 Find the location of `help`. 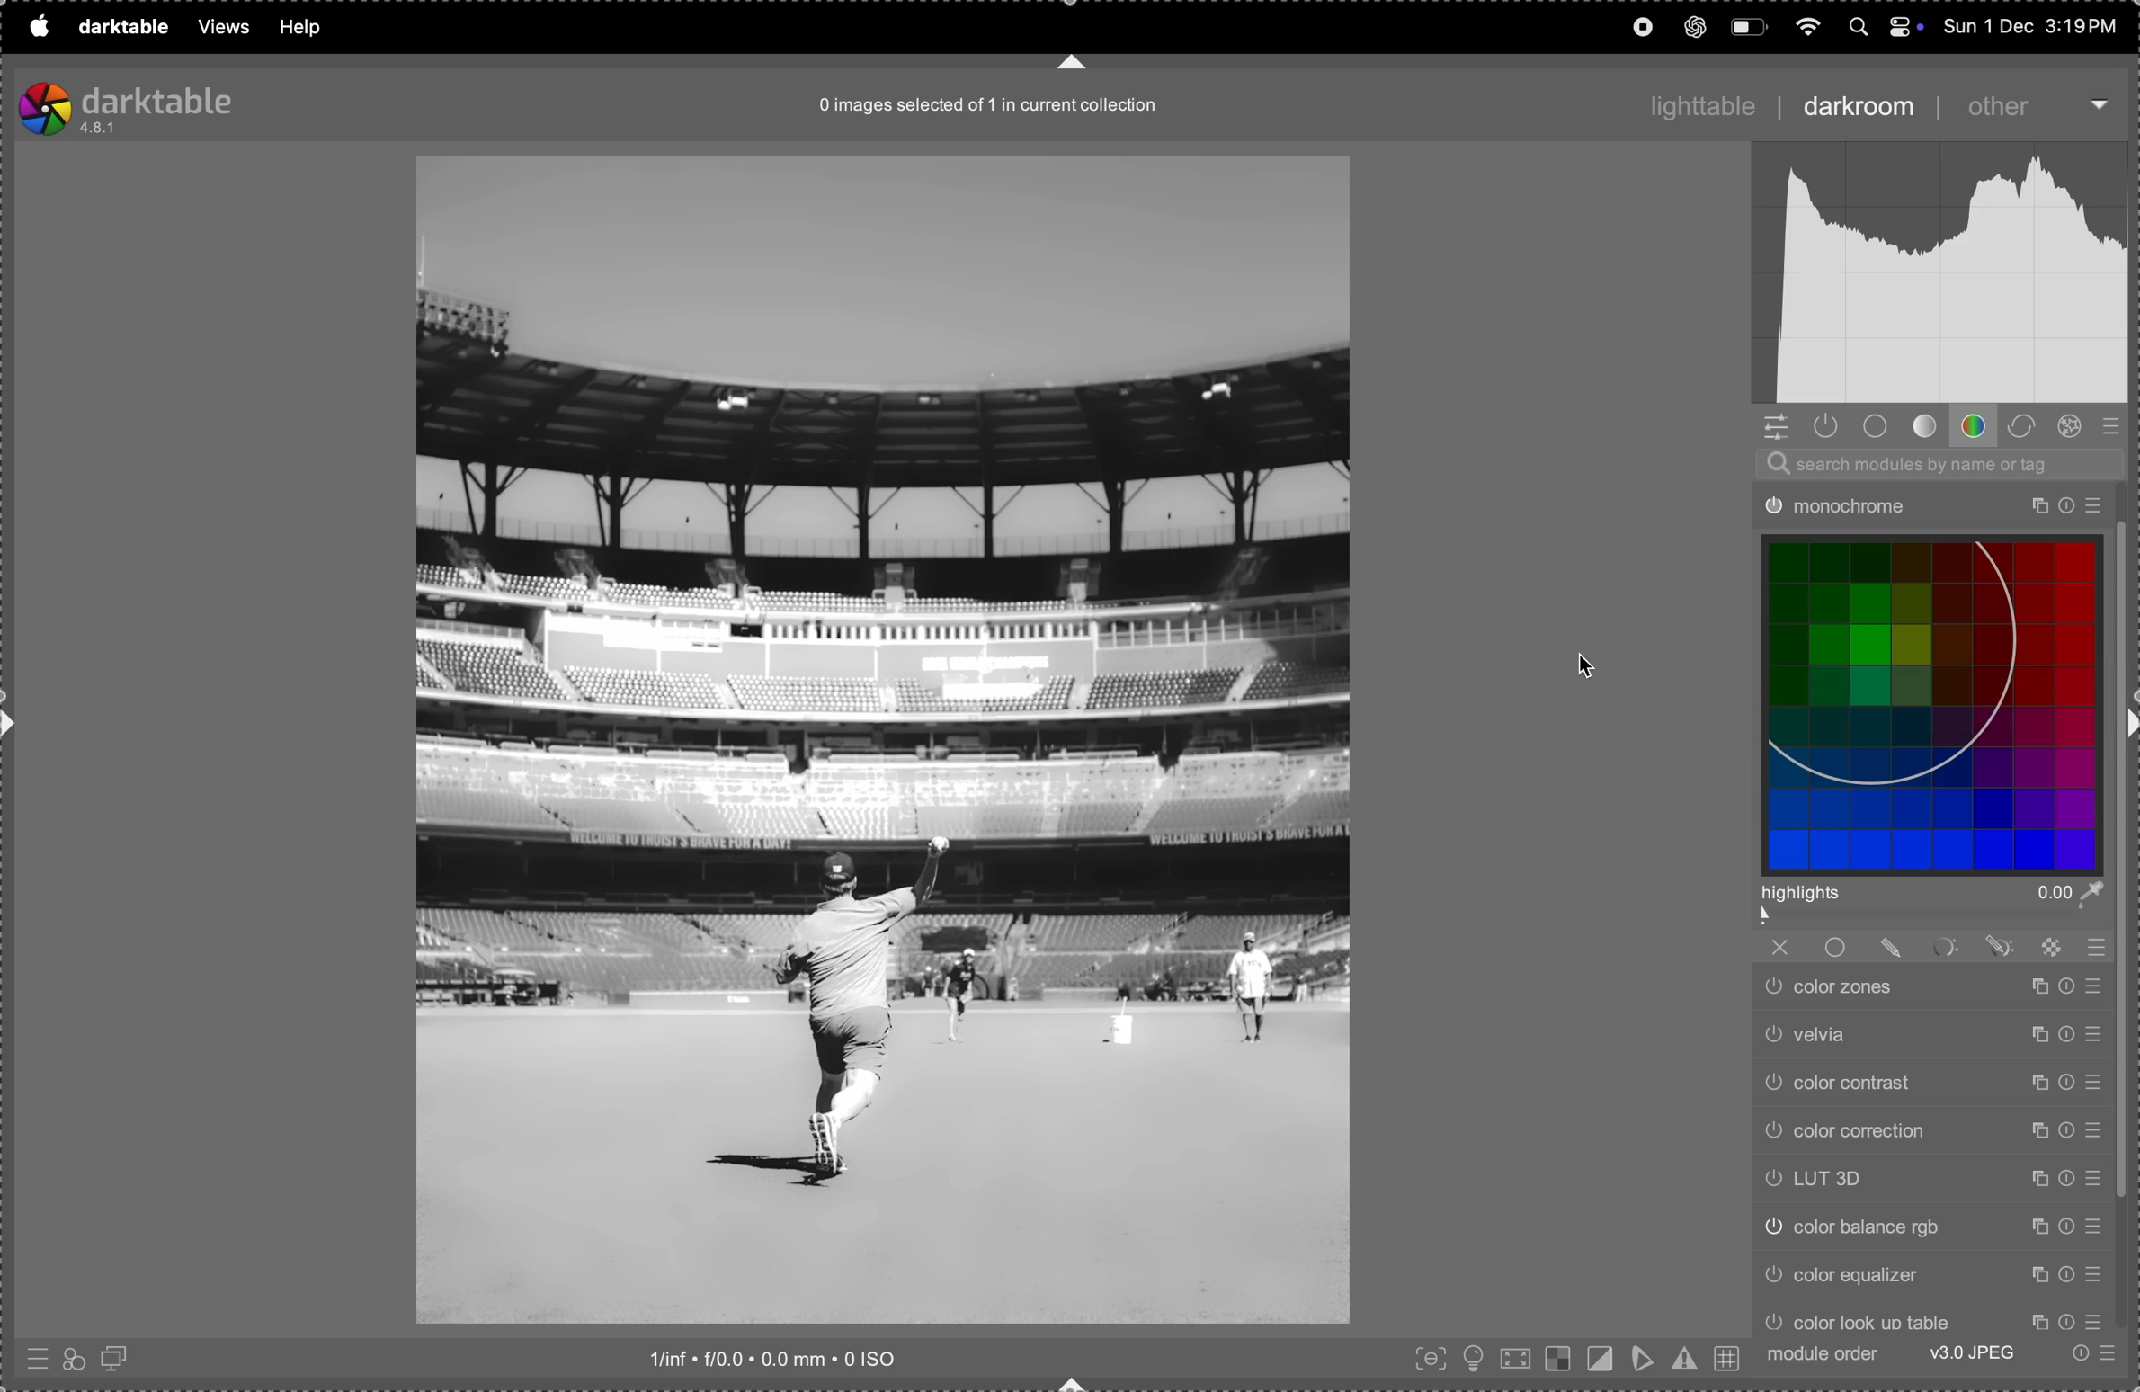

help is located at coordinates (307, 27).